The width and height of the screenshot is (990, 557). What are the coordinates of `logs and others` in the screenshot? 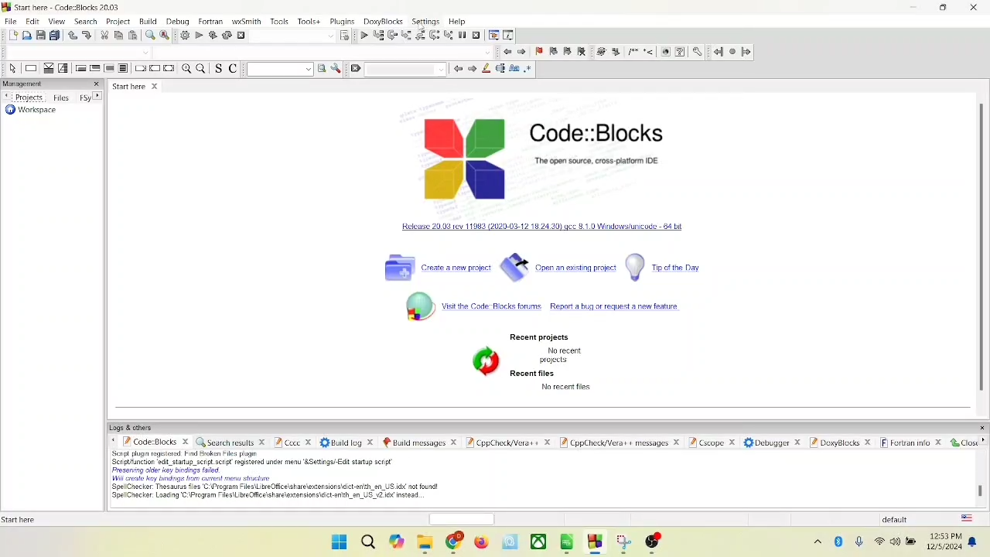 It's located at (135, 428).